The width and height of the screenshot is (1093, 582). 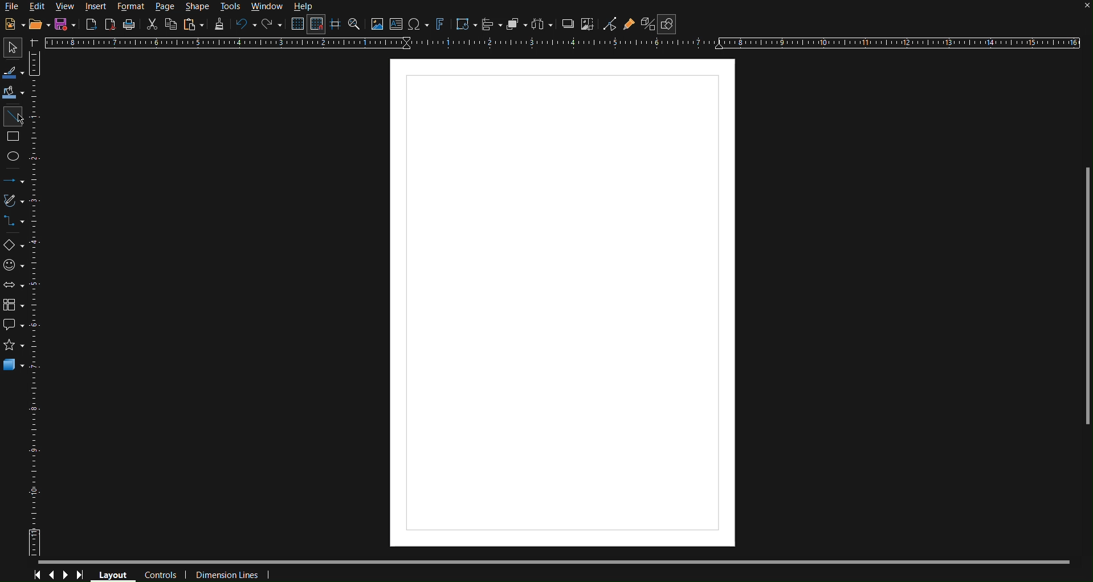 What do you see at coordinates (170, 24) in the screenshot?
I see `Copy` at bounding box center [170, 24].